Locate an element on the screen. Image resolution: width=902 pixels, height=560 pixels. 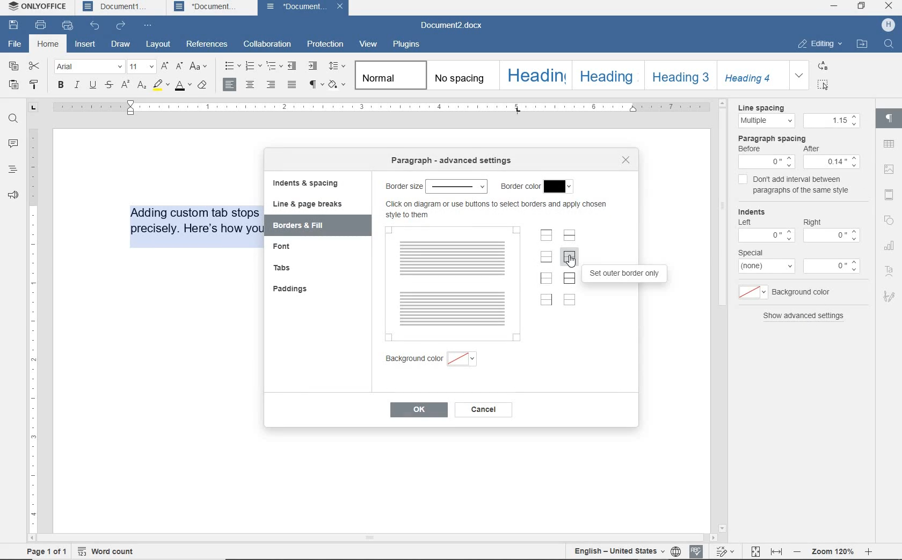
onlyoffice tab is located at coordinates (35, 8).